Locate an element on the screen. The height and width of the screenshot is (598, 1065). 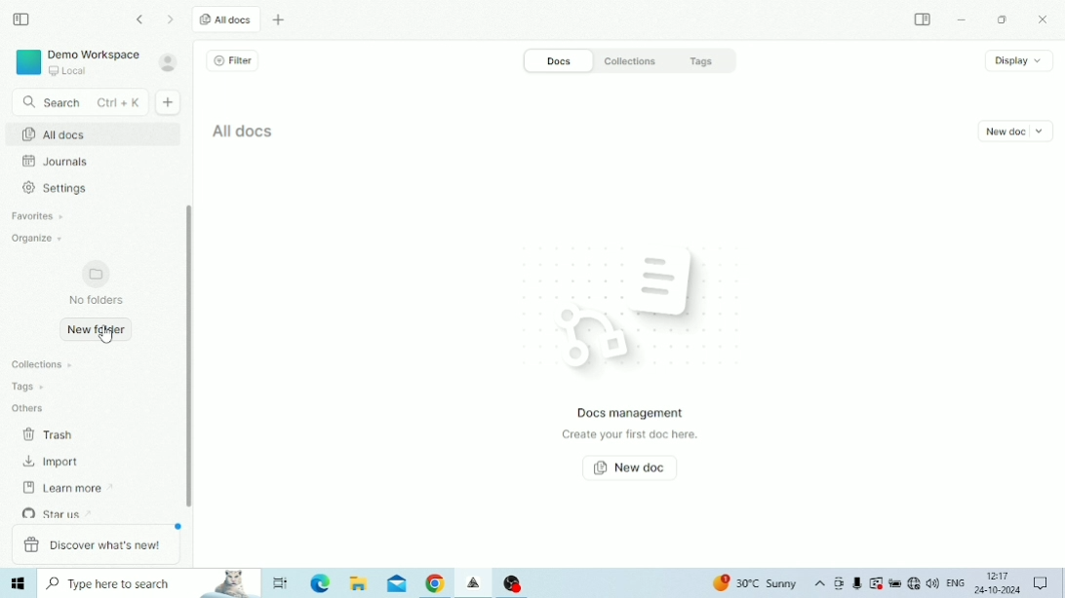
New doc is located at coordinates (632, 468).